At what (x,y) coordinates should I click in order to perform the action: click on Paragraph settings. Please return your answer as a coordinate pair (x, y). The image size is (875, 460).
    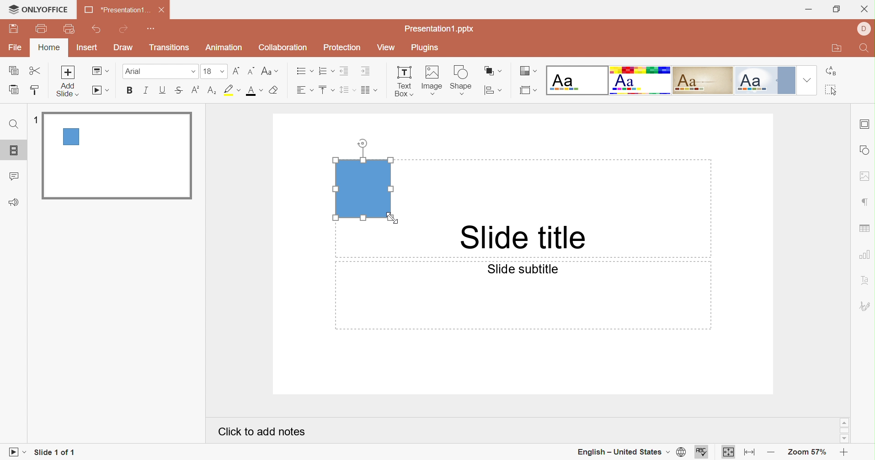
    Looking at the image, I should click on (868, 203).